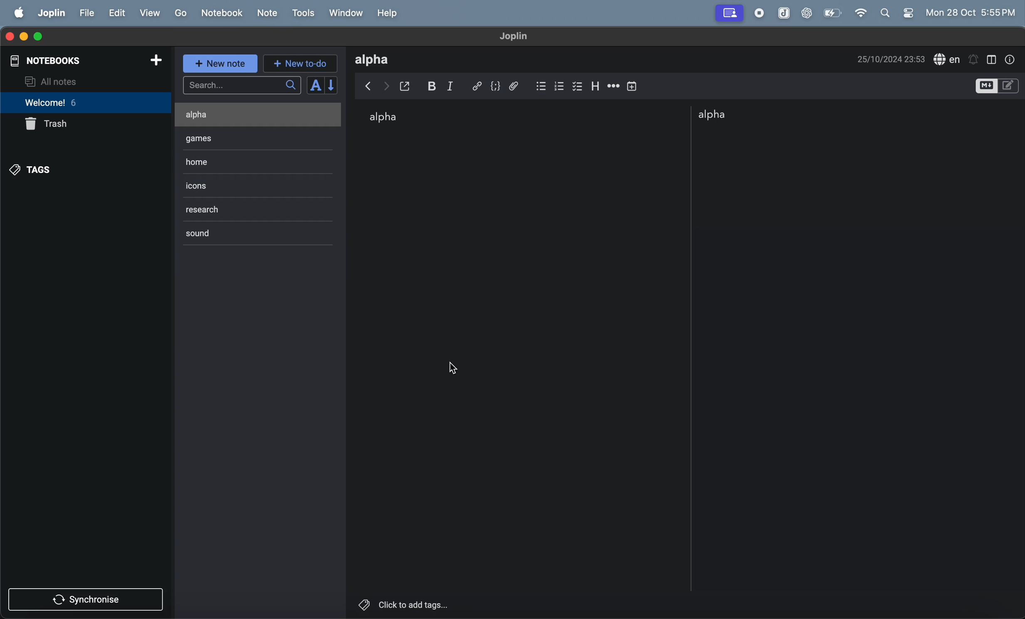 Image resolution: width=1025 pixels, height=619 pixels. Describe the element at coordinates (478, 85) in the screenshot. I see `hyper link` at that location.